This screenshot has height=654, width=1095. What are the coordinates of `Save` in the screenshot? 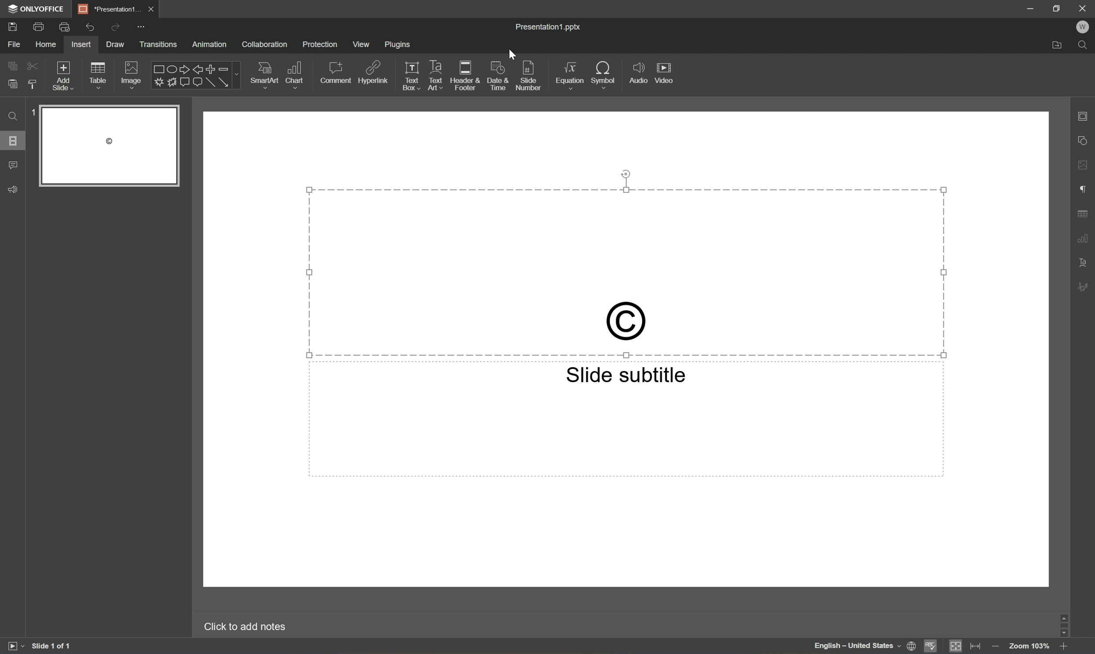 It's located at (13, 26).